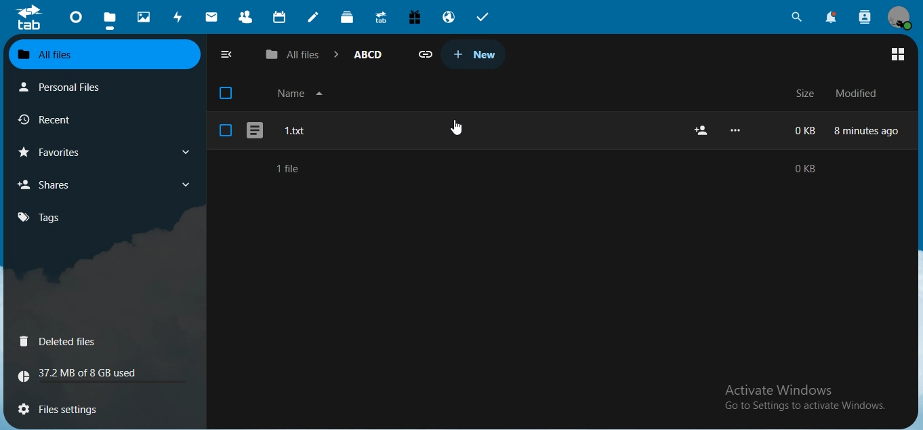 This screenshot has height=430, width=923. I want to click on icon, so click(28, 18).